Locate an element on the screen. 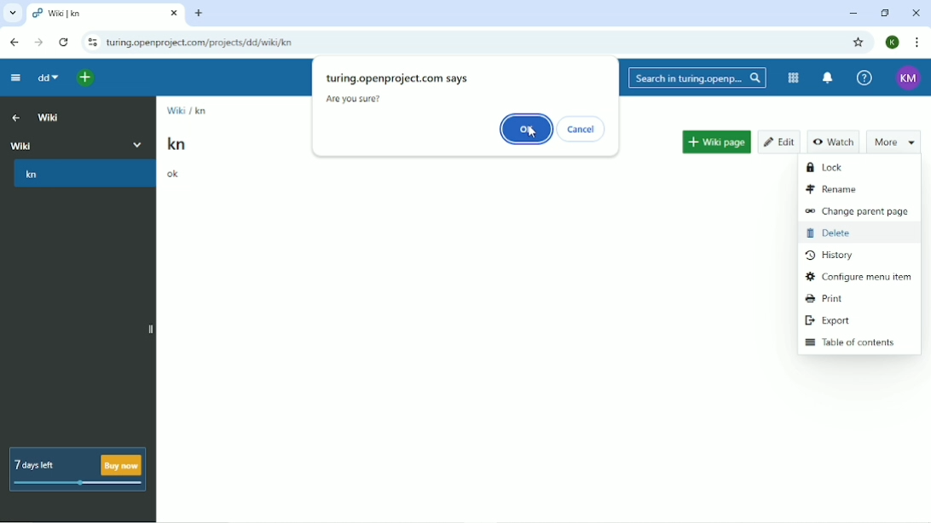 The image size is (931, 523). kn is located at coordinates (45, 176).